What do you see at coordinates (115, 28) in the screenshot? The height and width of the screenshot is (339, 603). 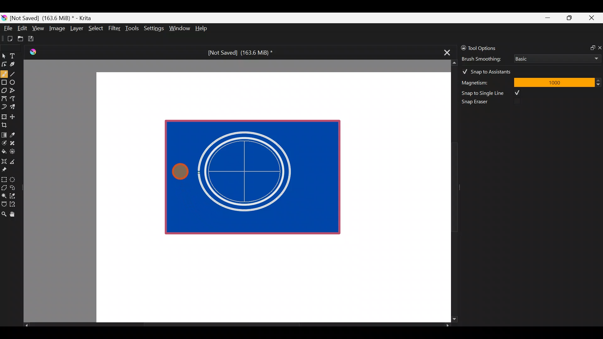 I see `Filter` at bounding box center [115, 28].